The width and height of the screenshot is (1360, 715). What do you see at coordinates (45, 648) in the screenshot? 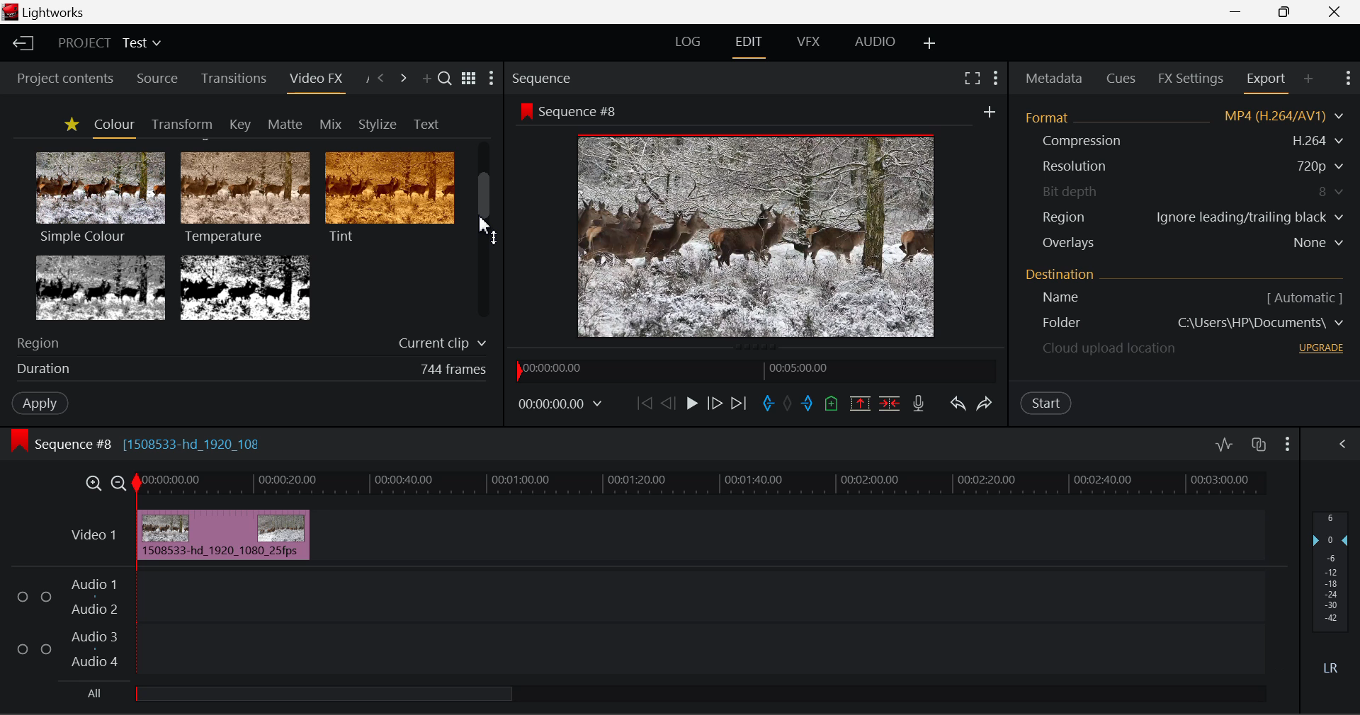
I see `Checkbox` at bounding box center [45, 648].